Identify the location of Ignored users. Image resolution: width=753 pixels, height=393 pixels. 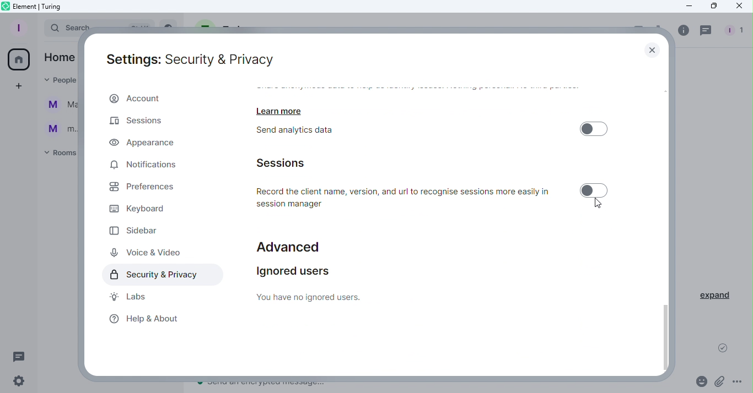
(315, 283).